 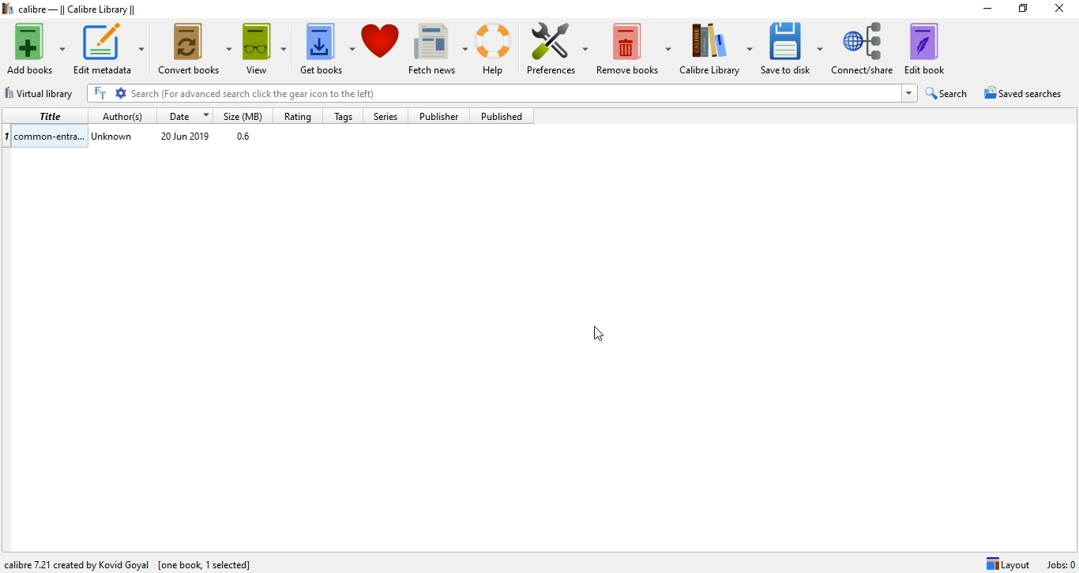 I want to click on , so click(x=792, y=47).